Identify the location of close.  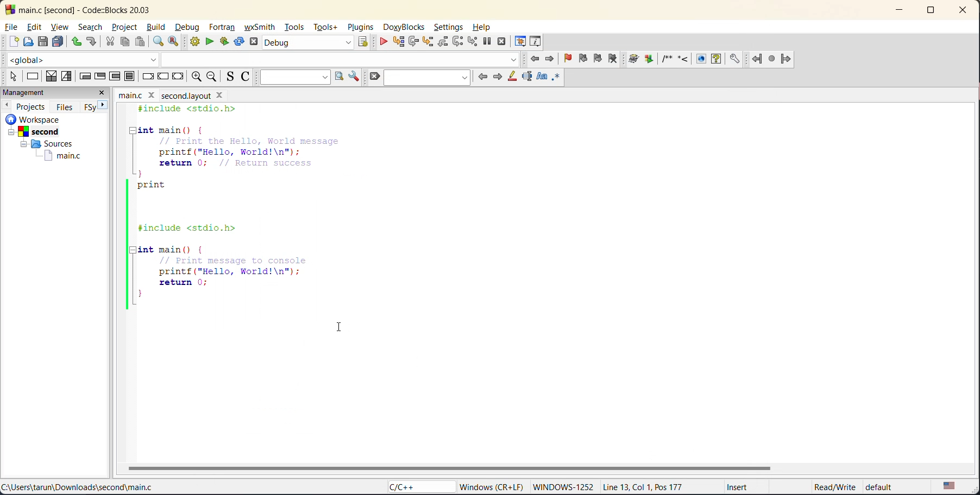
(959, 12).